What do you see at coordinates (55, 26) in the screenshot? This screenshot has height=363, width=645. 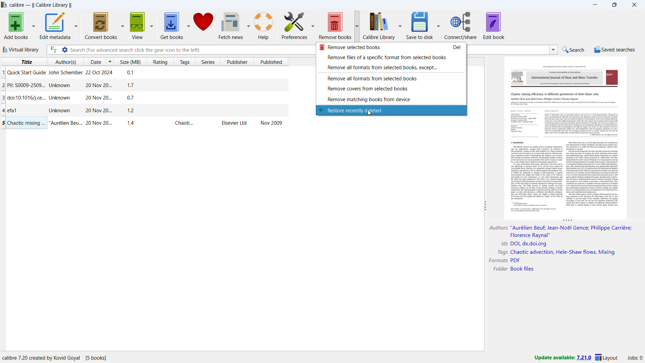 I see `edit metadata` at bounding box center [55, 26].